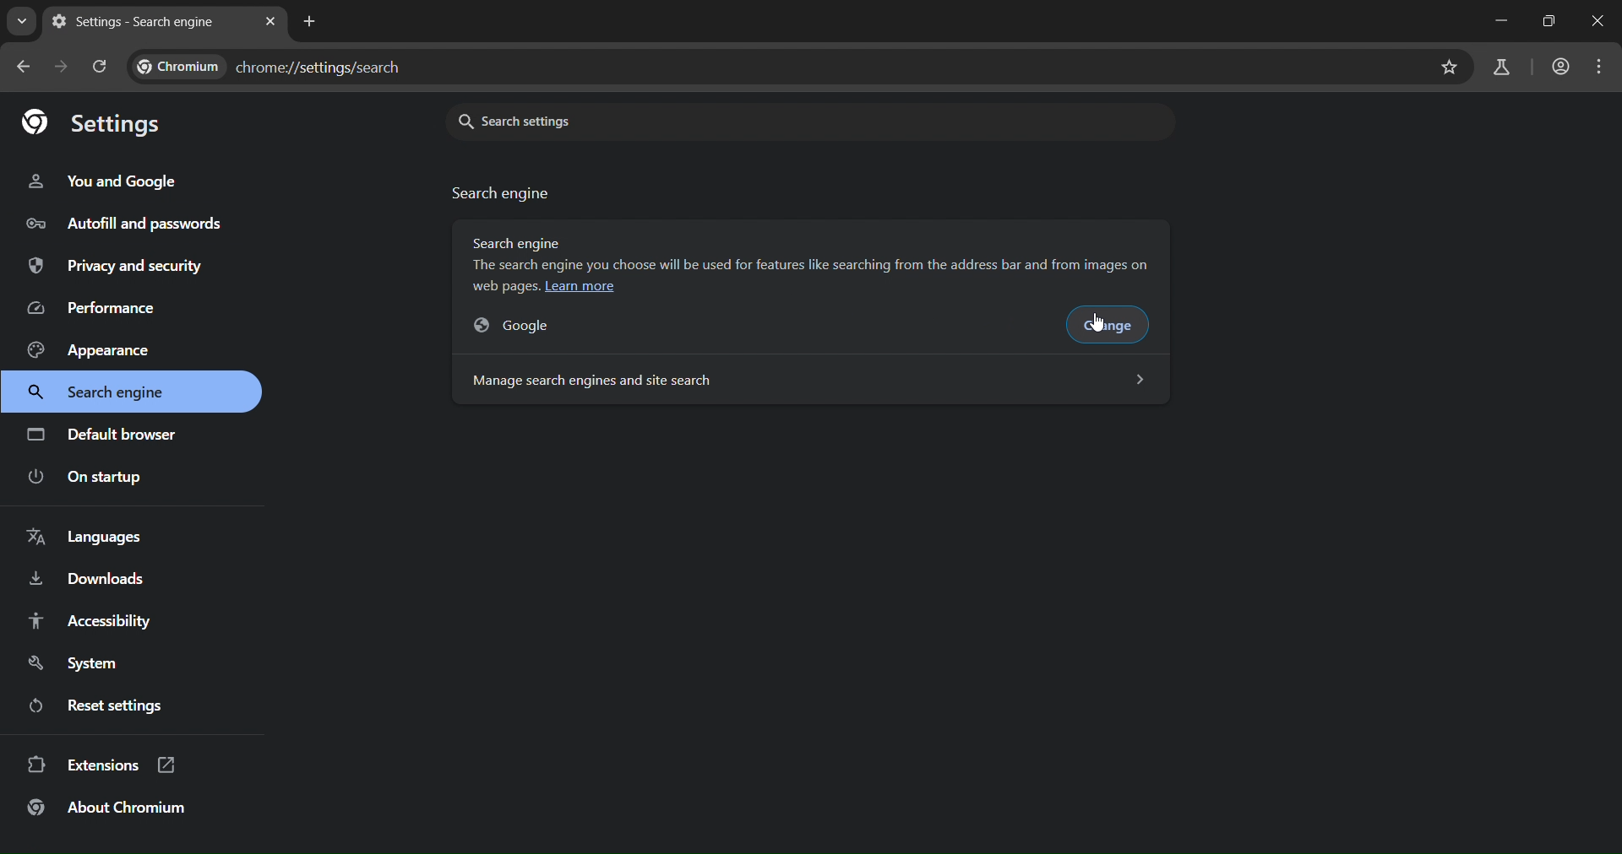 This screenshot has height=854, width=1622. I want to click on manage search engines and site search, so click(808, 379).